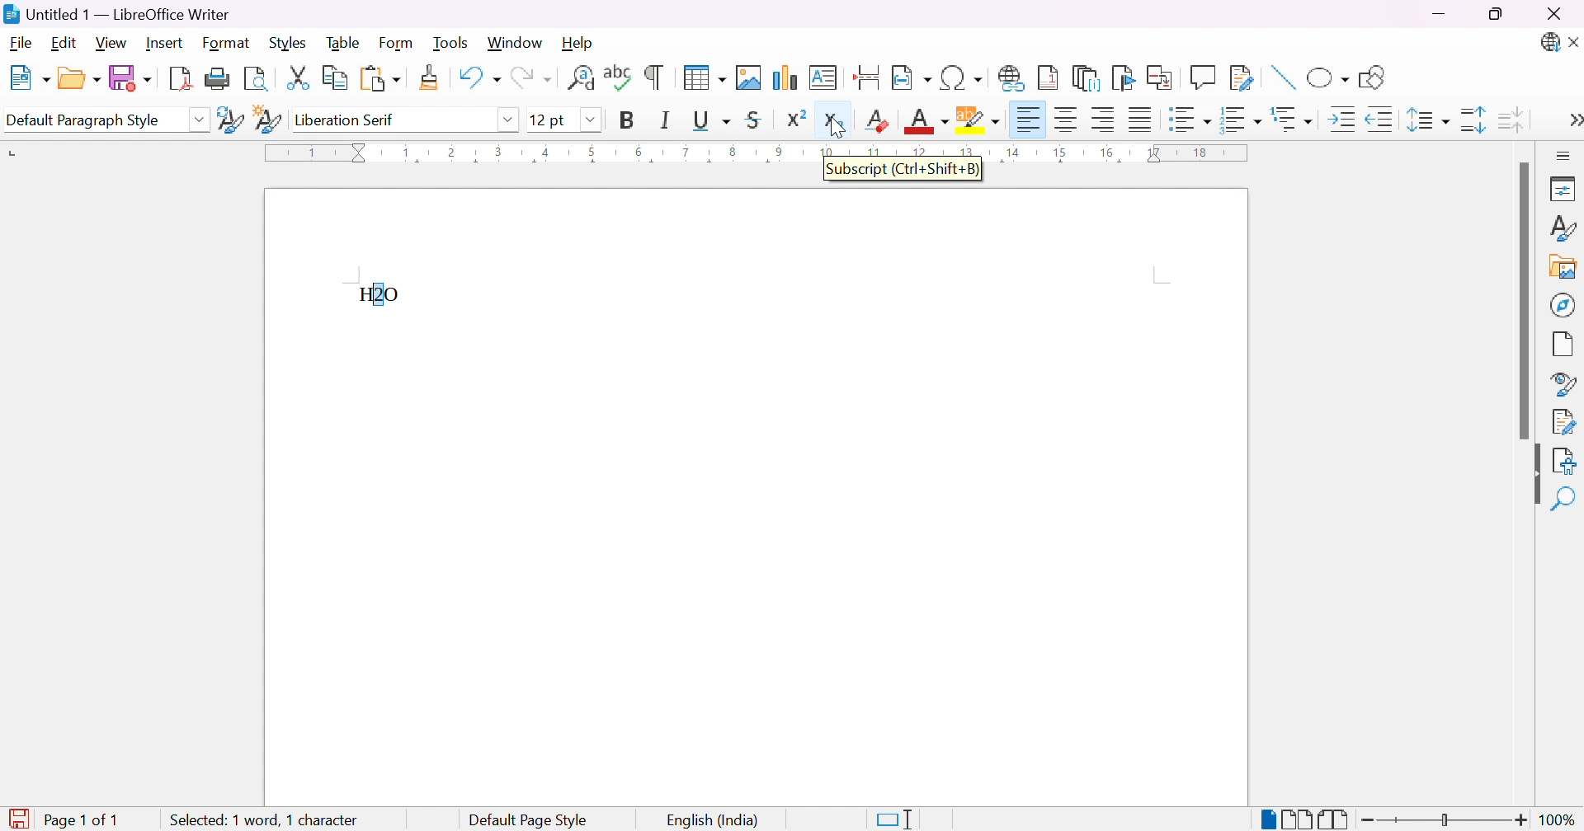  What do you see at coordinates (1242, 119) in the screenshot?
I see `Toggle ordered list` at bounding box center [1242, 119].